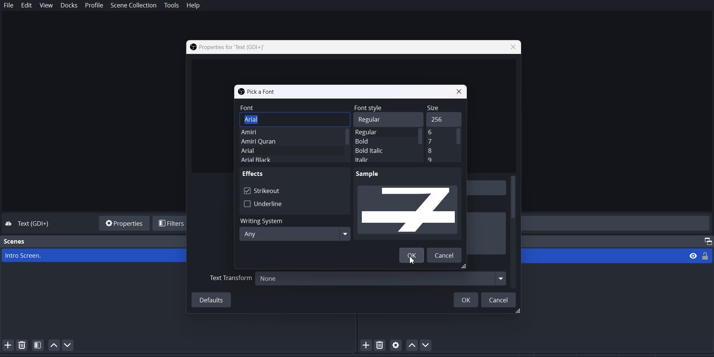 The height and width of the screenshot is (357, 714). Describe the element at coordinates (446, 255) in the screenshot. I see `Cancel` at that location.